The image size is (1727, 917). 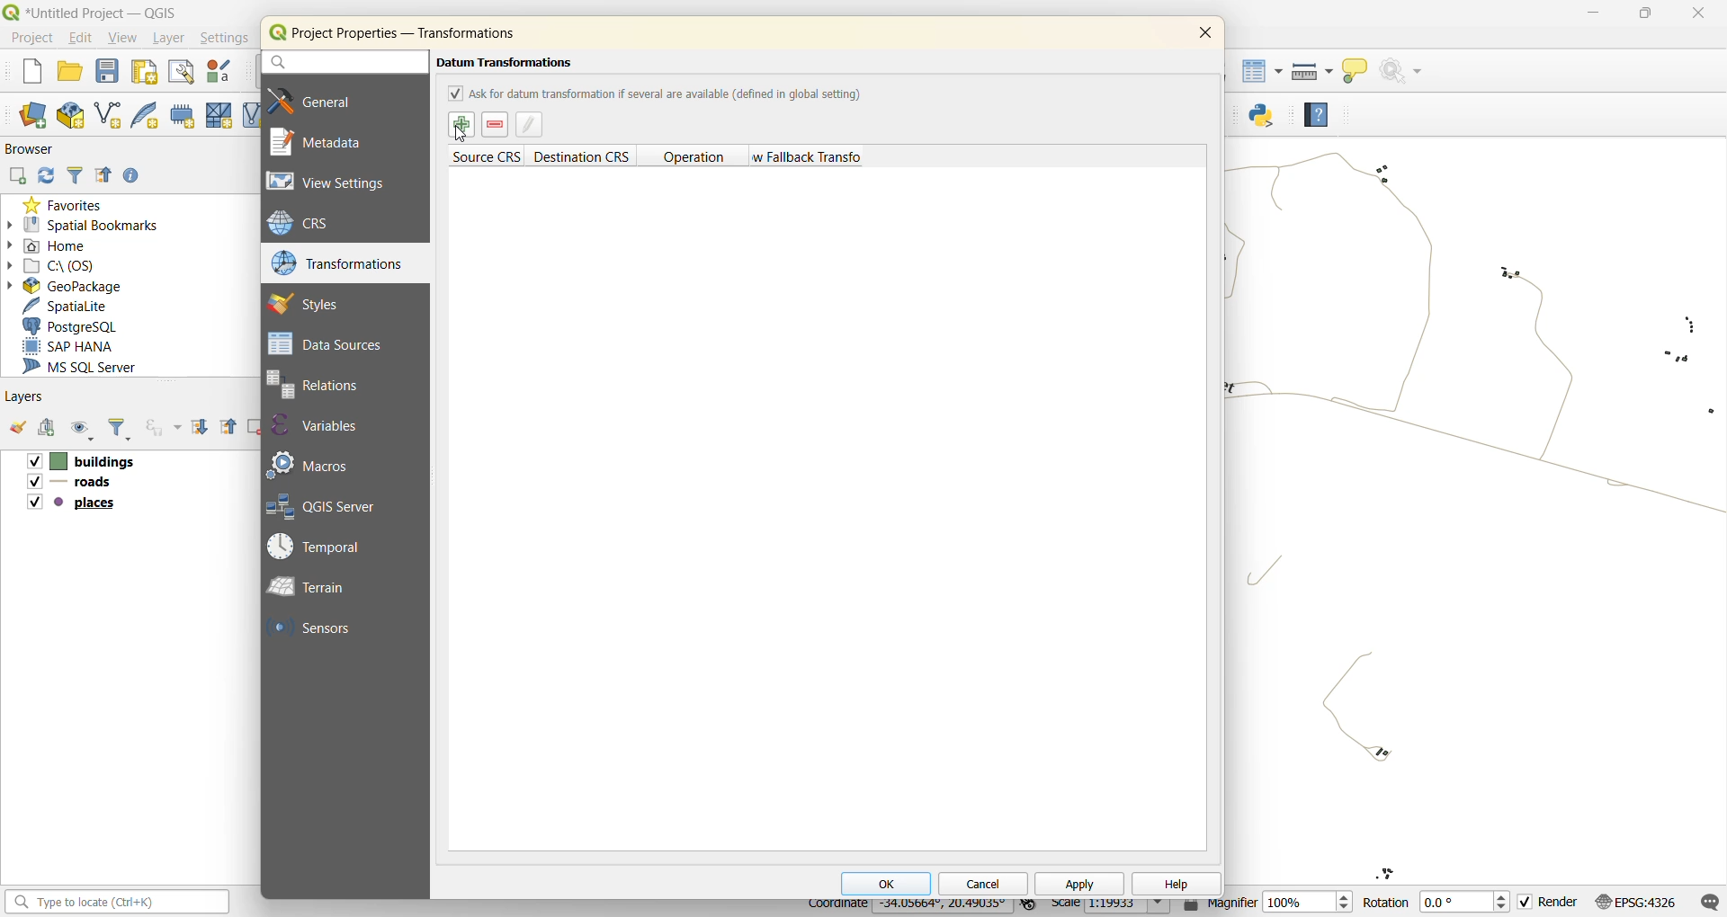 I want to click on buildings, so click(x=80, y=461).